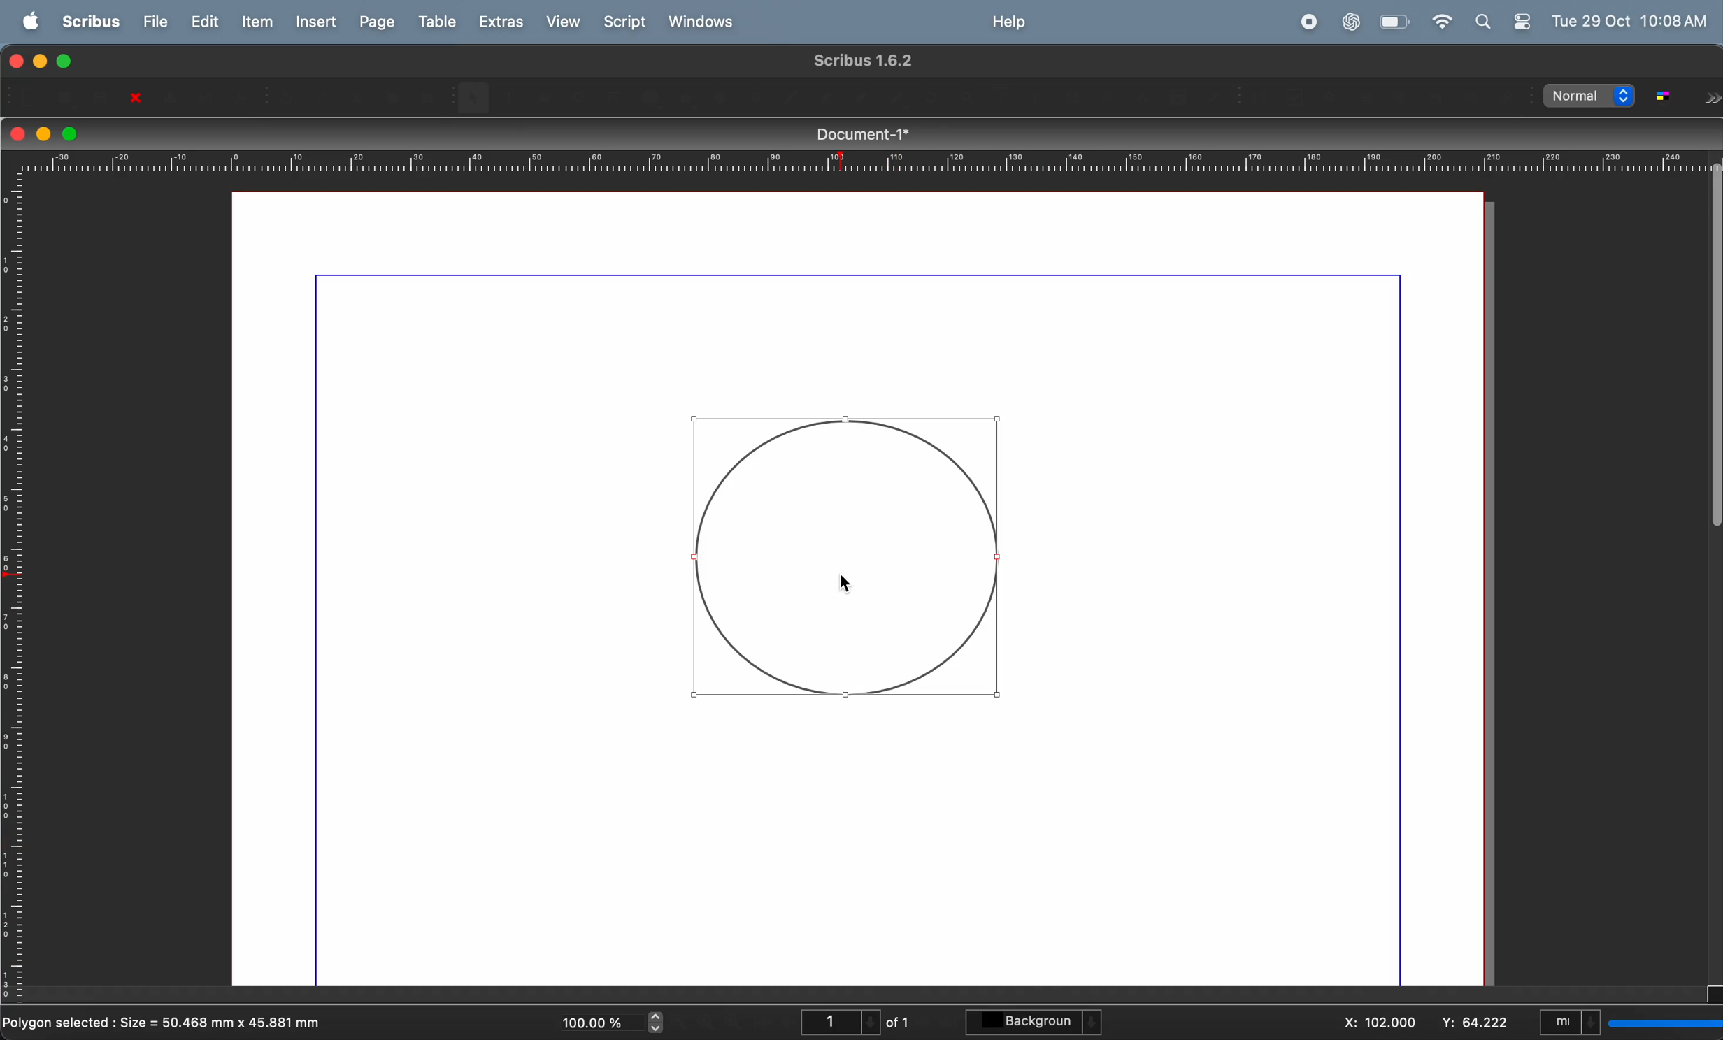 Image resolution: width=1723 pixels, height=1040 pixels. Describe the element at coordinates (1591, 96) in the screenshot. I see `select image preview` at that location.